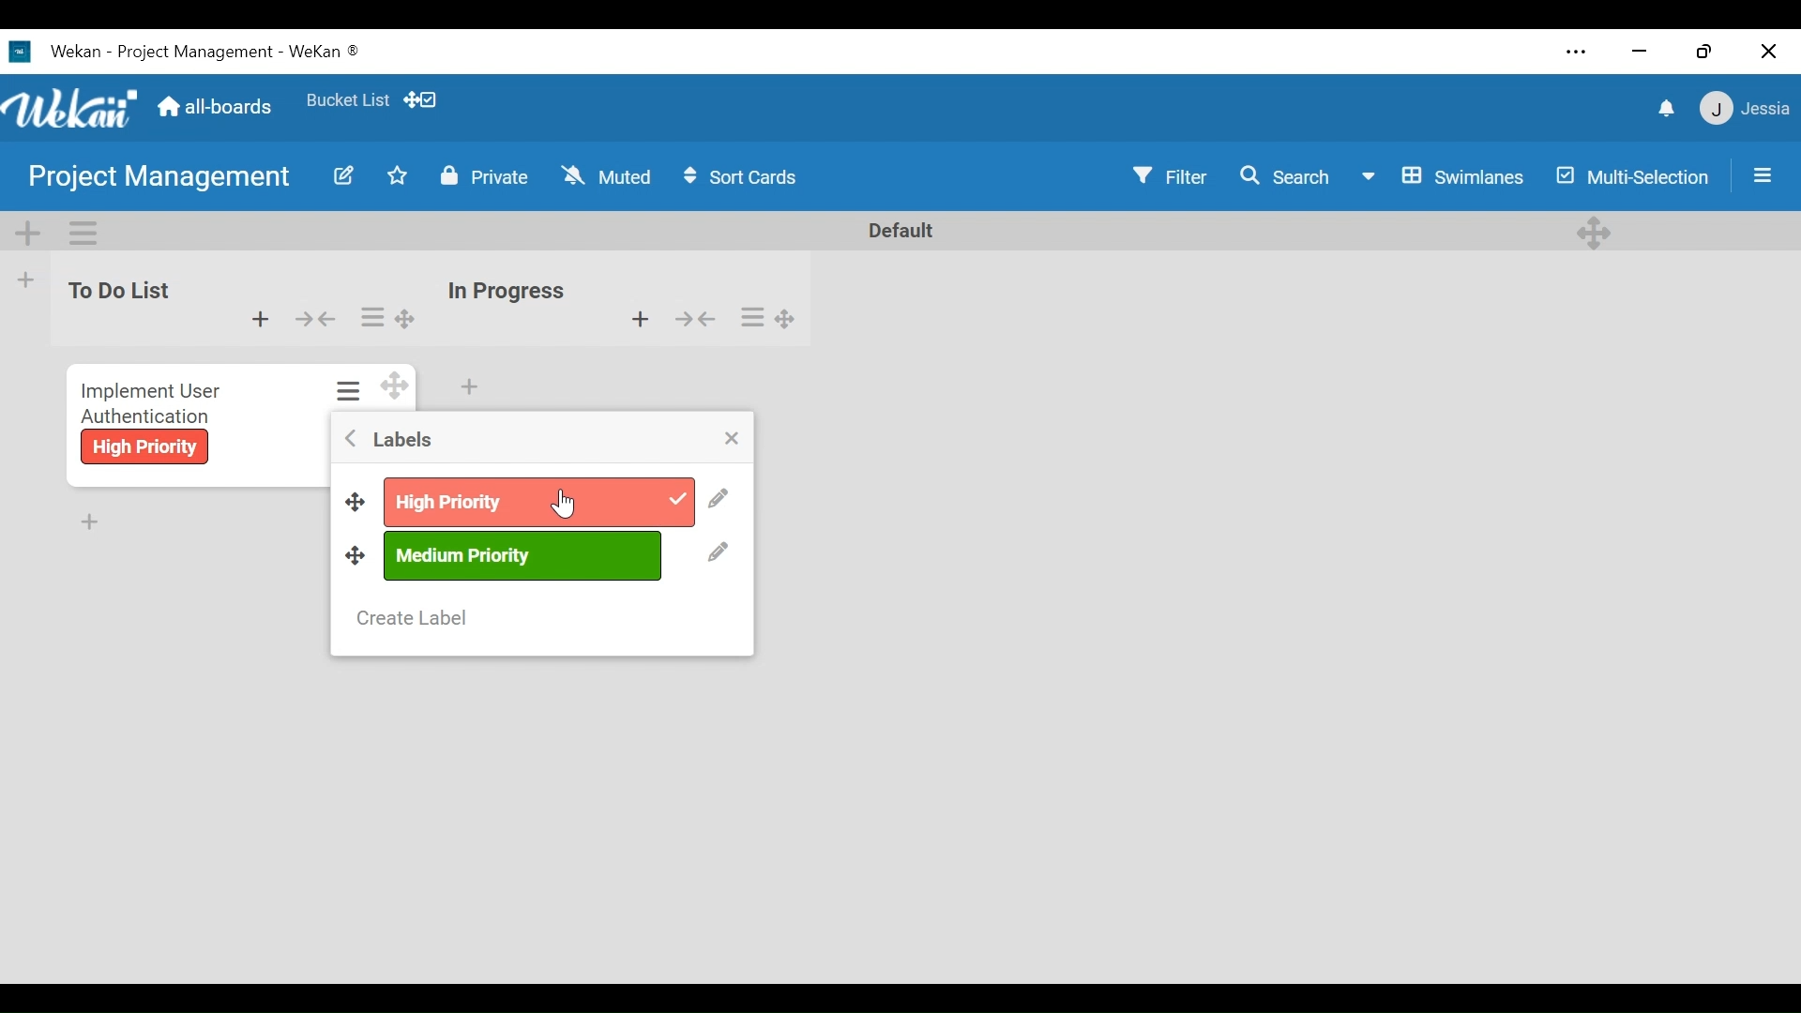 The width and height of the screenshot is (1801, 1013). Describe the element at coordinates (1763, 175) in the screenshot. I see `open/close side pane` at that location.